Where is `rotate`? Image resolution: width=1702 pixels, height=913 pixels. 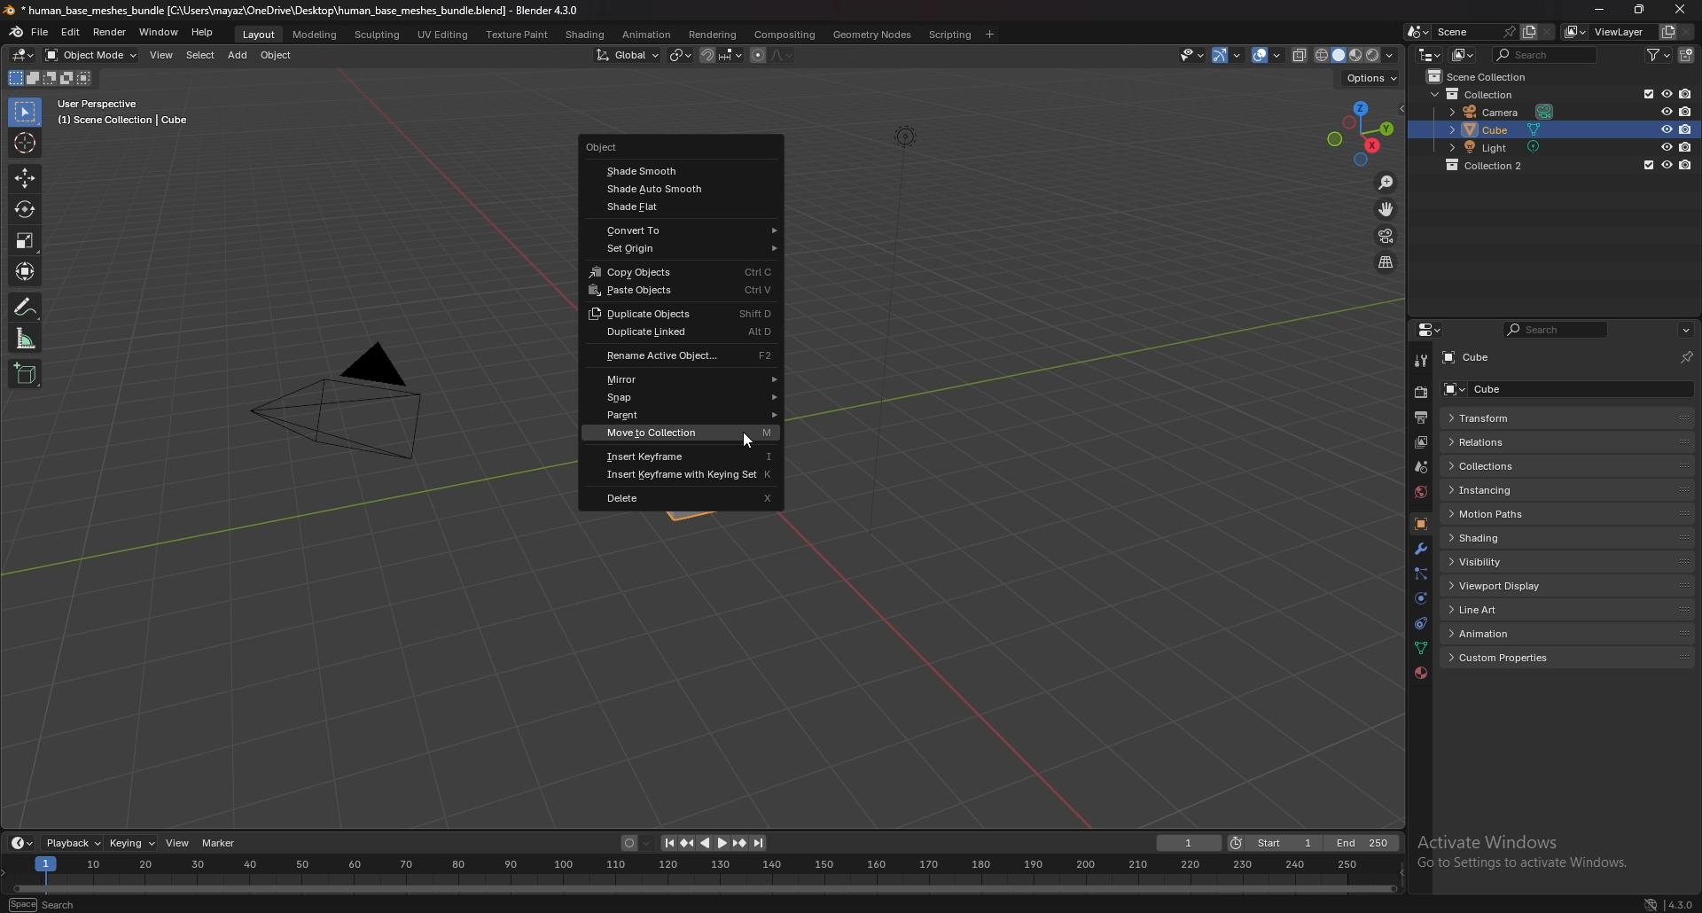
rotate is located at coordinates (26, 208).